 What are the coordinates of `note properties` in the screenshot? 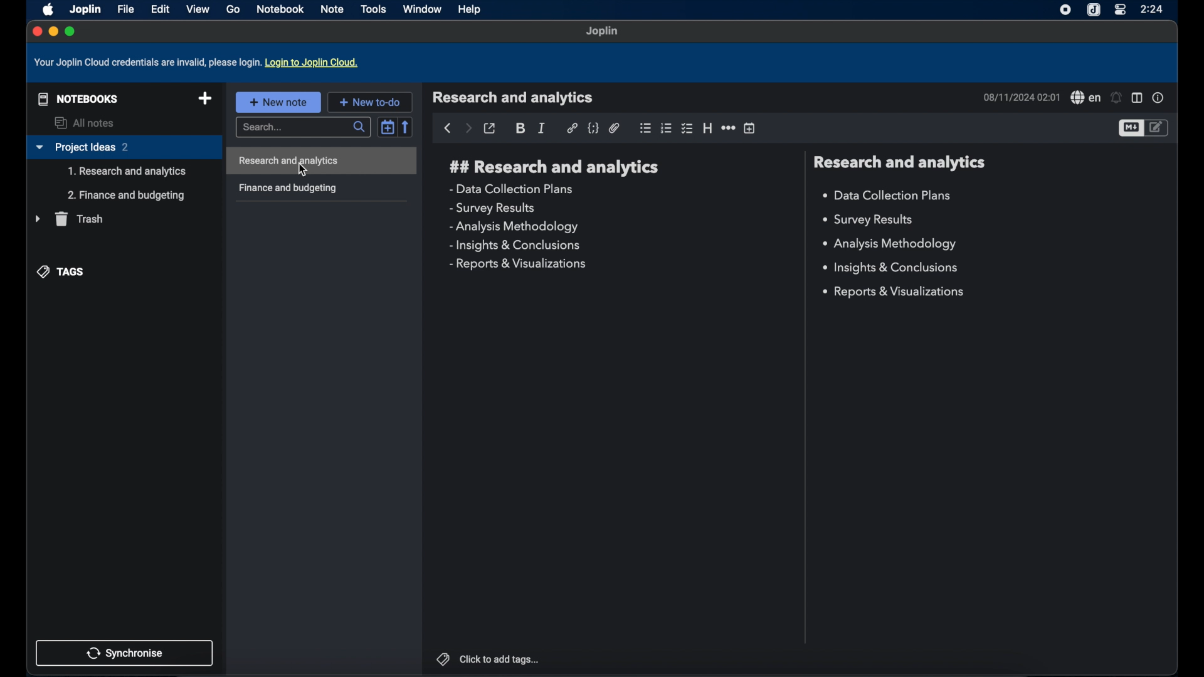 It's located at (1158, 98).